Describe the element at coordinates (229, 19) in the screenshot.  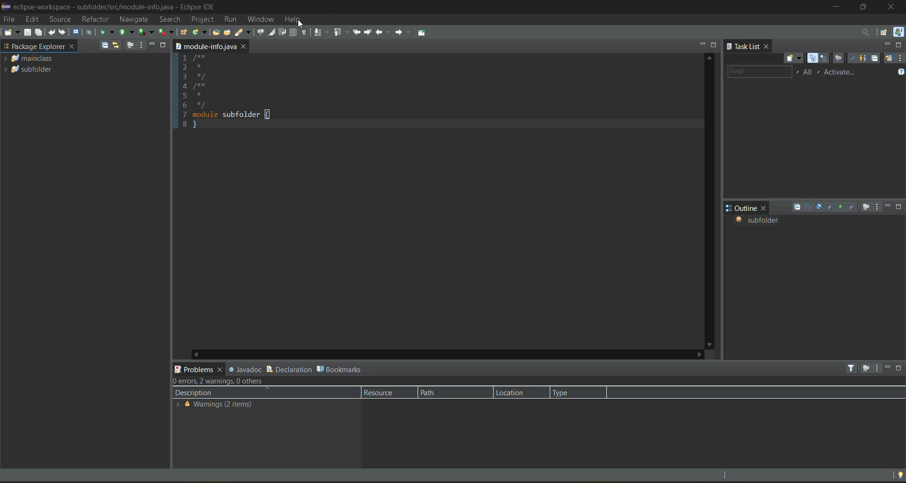
I see `run` at that location.